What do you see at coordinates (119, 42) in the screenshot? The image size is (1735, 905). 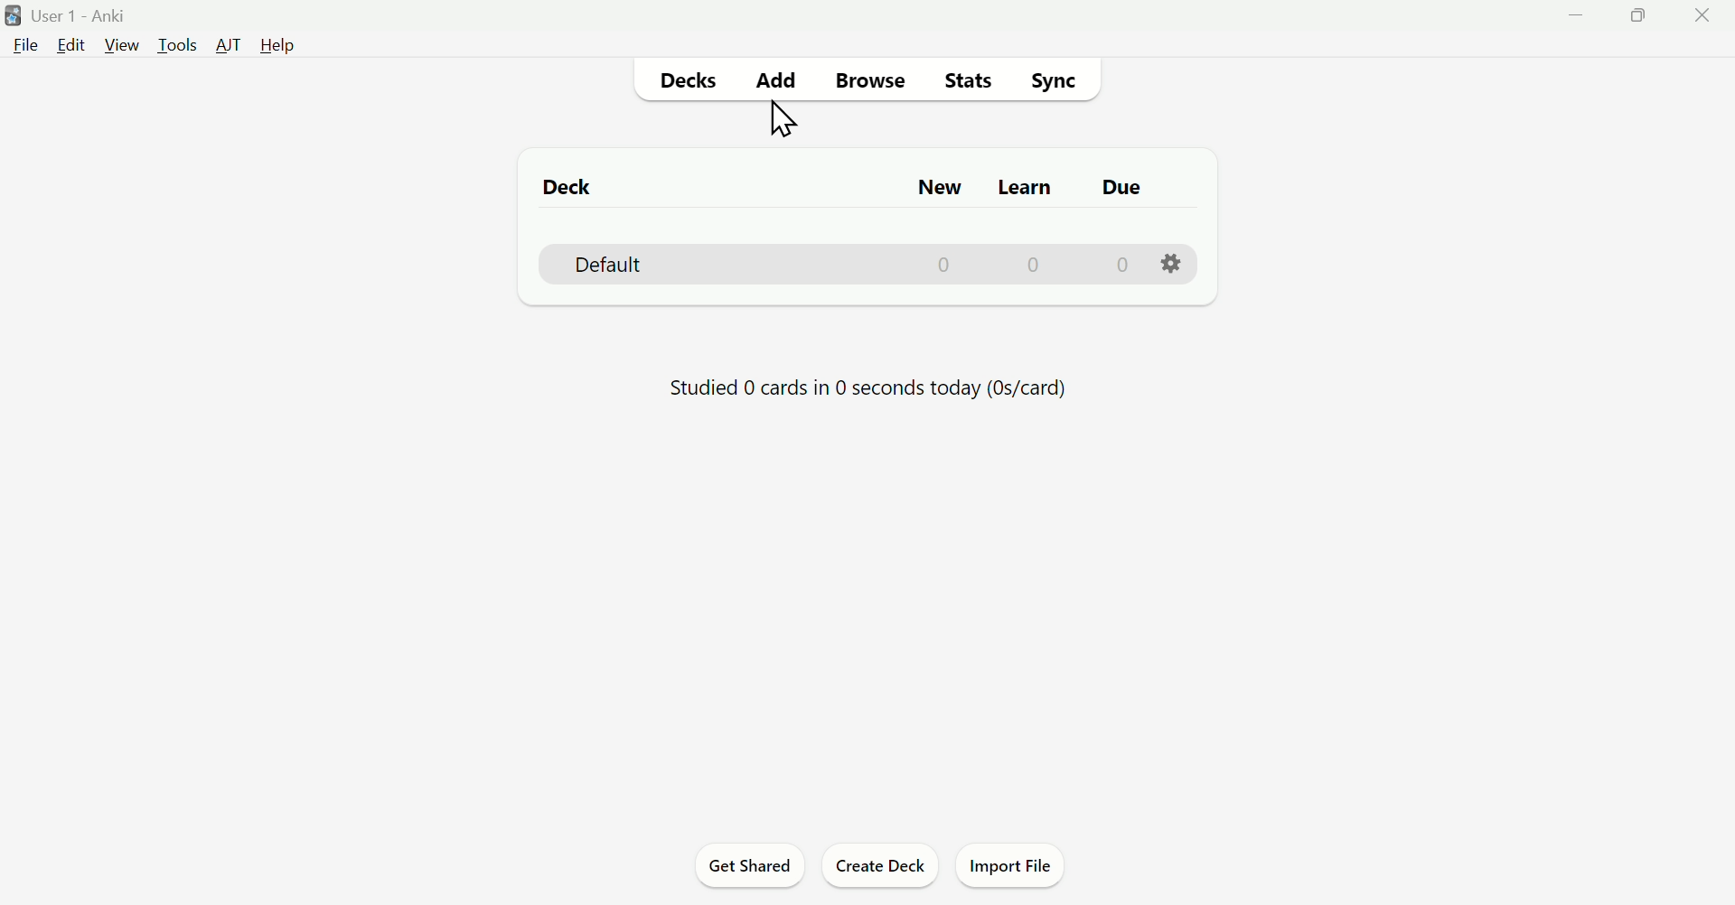 I see `View` at bounding box center [119, 42].